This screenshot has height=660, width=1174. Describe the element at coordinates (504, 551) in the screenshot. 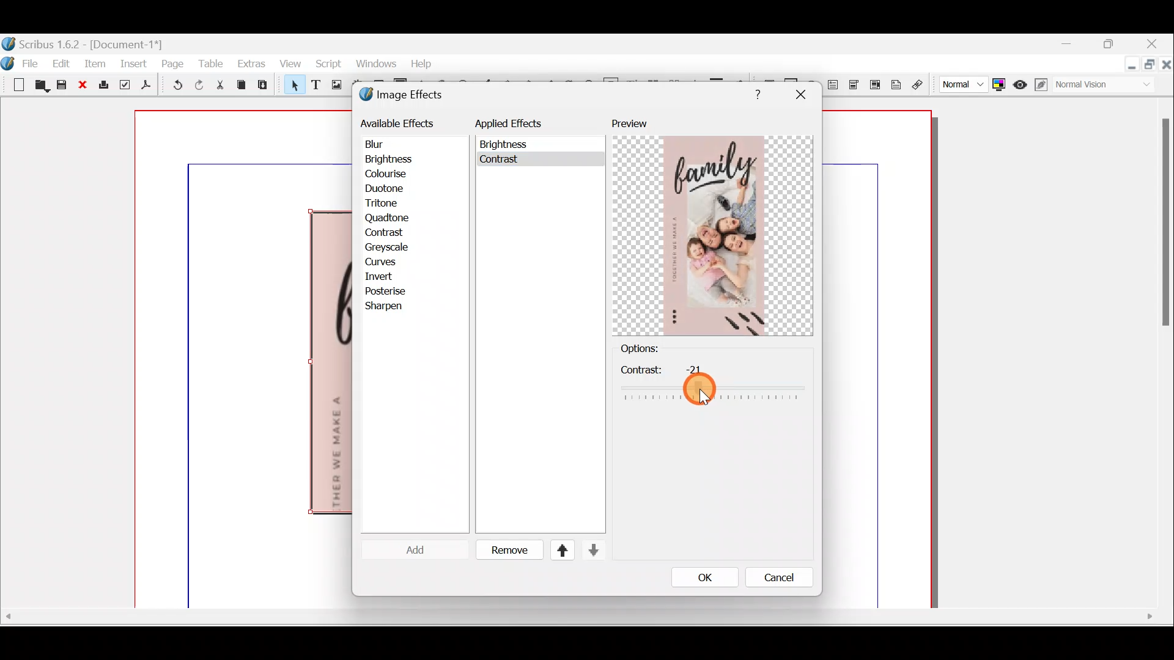

I see `Remove` at that location.